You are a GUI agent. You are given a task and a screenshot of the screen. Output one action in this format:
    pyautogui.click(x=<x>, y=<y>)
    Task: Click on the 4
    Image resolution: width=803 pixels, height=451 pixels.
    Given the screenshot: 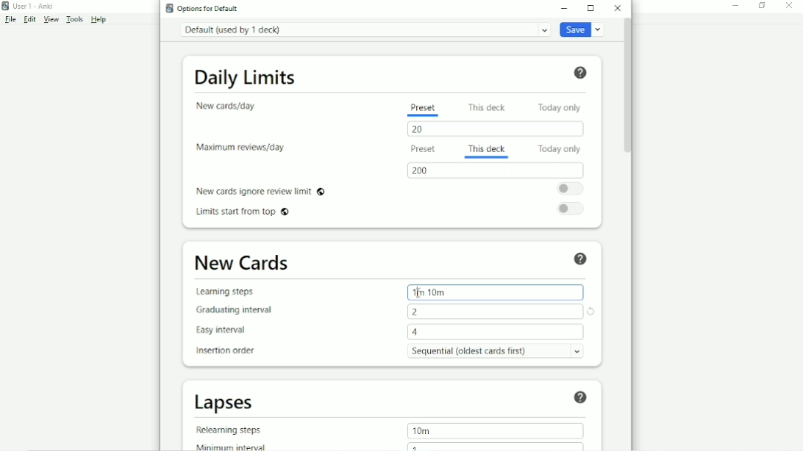 What is the action you would take?
    pyautogui.click(x=415, y=332)
    